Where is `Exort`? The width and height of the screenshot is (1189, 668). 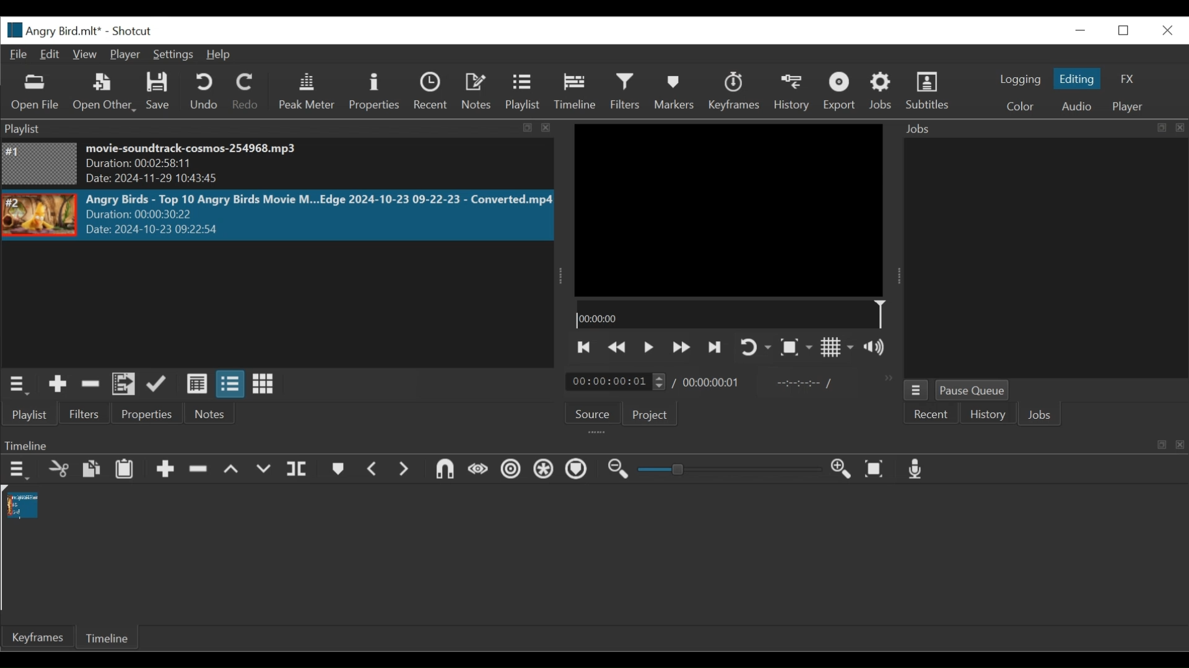
Exort is located at coordinates (841, 92).